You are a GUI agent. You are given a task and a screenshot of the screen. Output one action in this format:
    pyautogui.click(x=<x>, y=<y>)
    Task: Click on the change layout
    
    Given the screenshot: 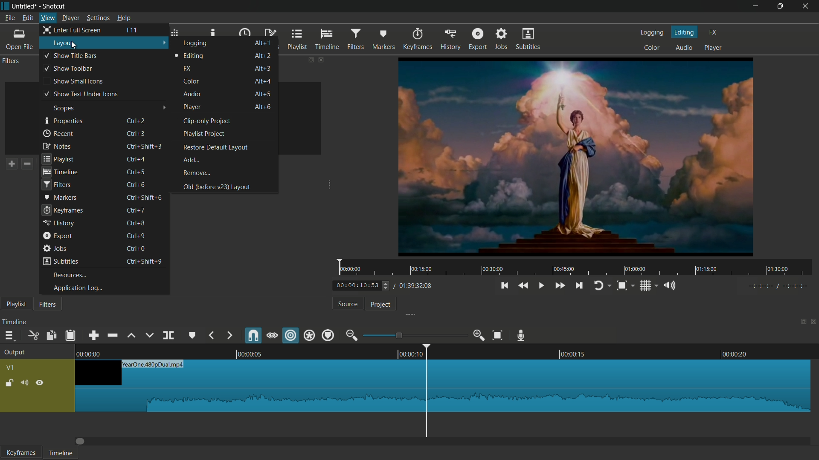 What is the action you would take?
    pyautogui.click(x=308, y=59)
    